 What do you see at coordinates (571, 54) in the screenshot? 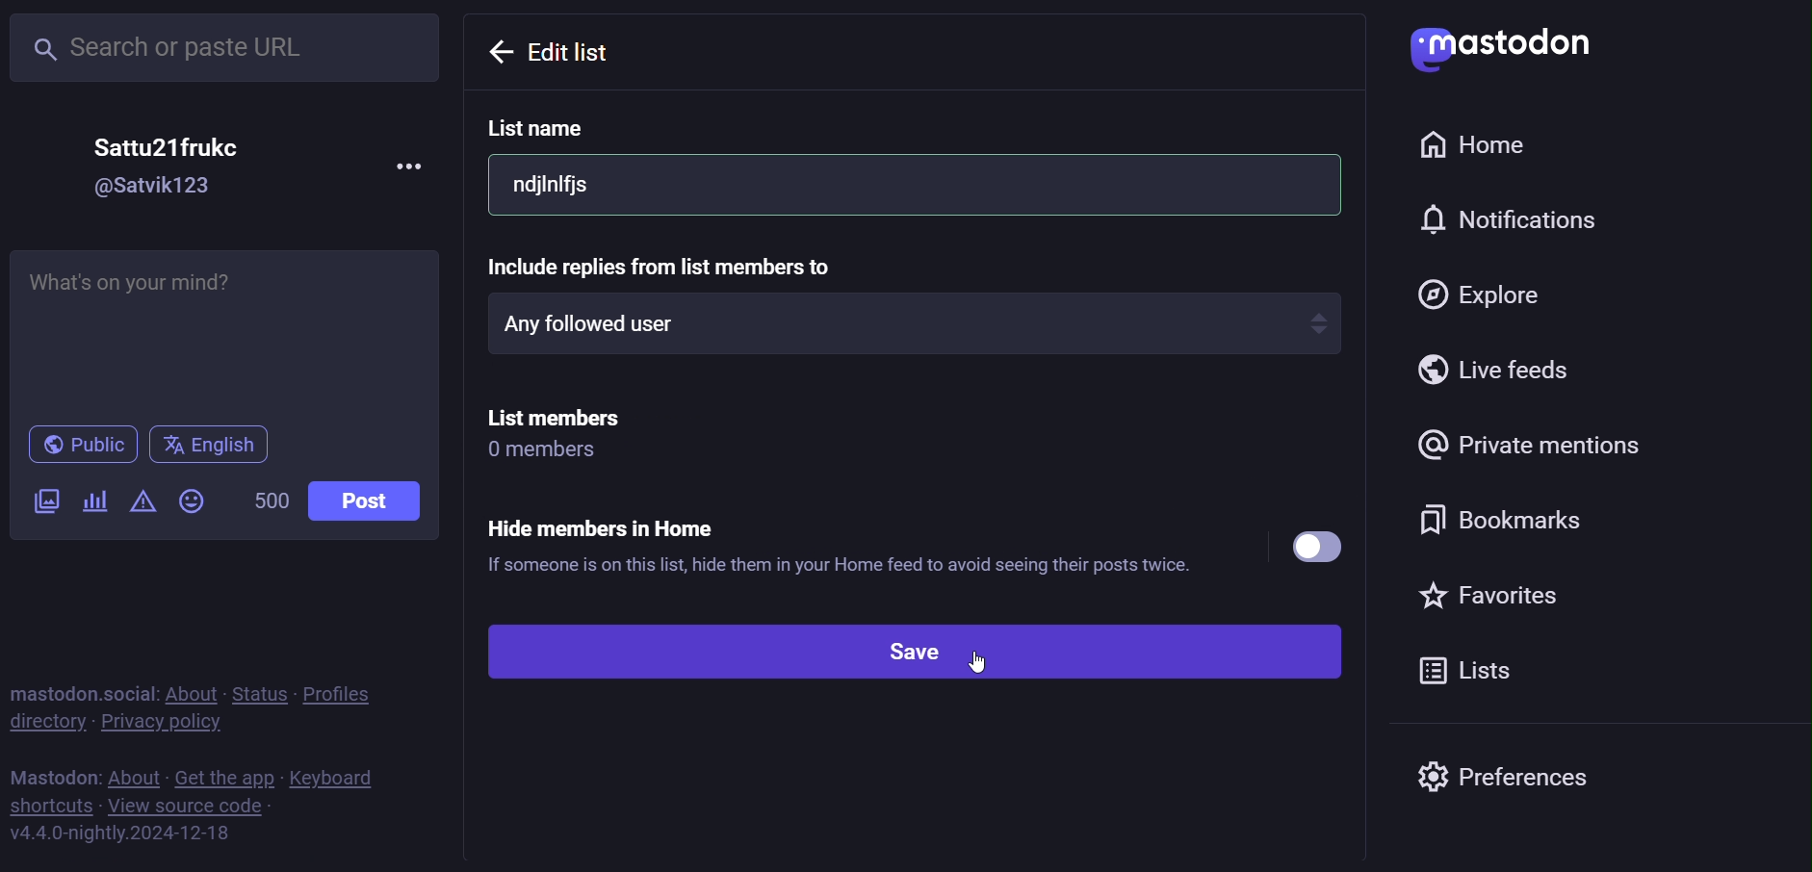
I see `Edit list` at bounding box center [571, 54].